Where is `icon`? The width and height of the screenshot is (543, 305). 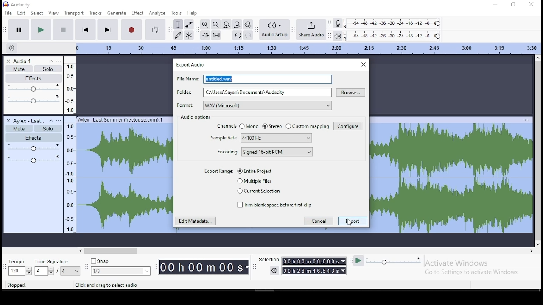
icon is located at coordinates (18, 5).